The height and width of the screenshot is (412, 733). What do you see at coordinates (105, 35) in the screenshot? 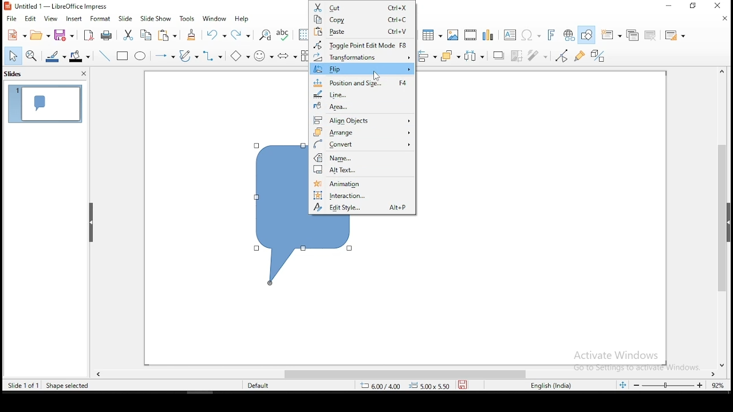
I see `print` at bounding box center [105, 35].